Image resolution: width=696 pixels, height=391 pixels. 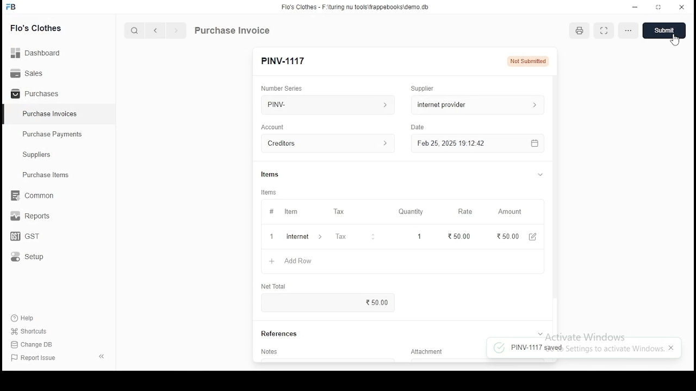 What do you see at coordinates (458, 236) in the screenshot?
I see `50.00` at bounding box center [458, 236].